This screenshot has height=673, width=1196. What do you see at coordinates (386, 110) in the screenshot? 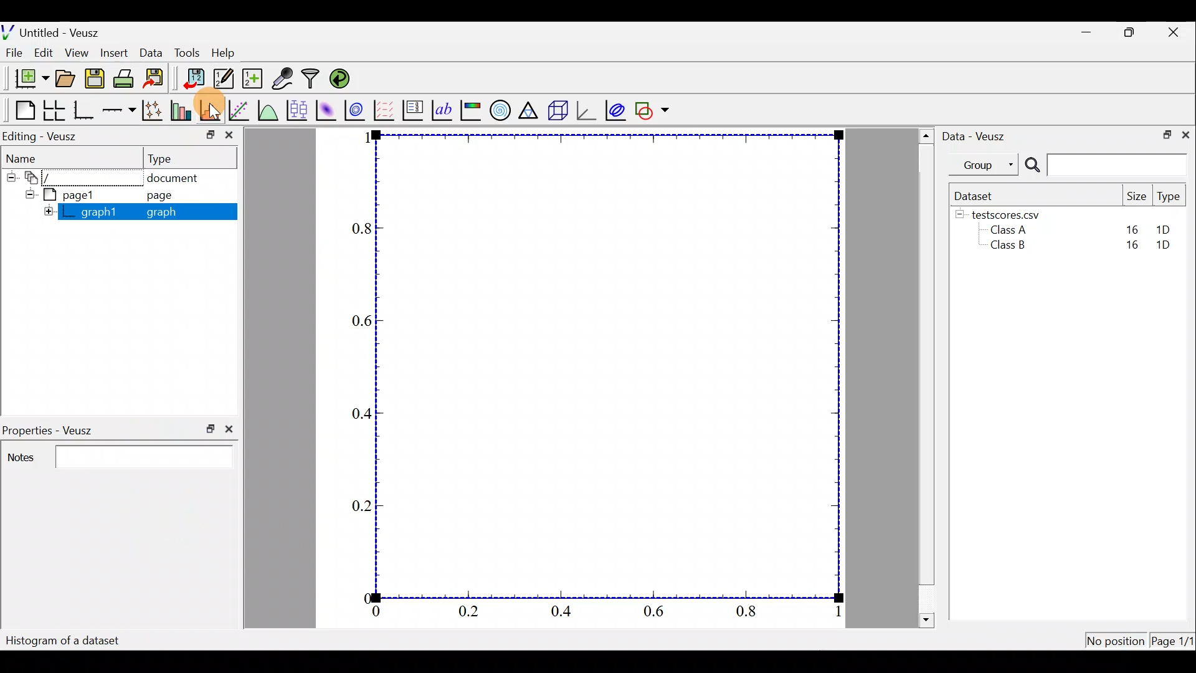
I see `Plot a vector field` at bounding box center [386, 110].